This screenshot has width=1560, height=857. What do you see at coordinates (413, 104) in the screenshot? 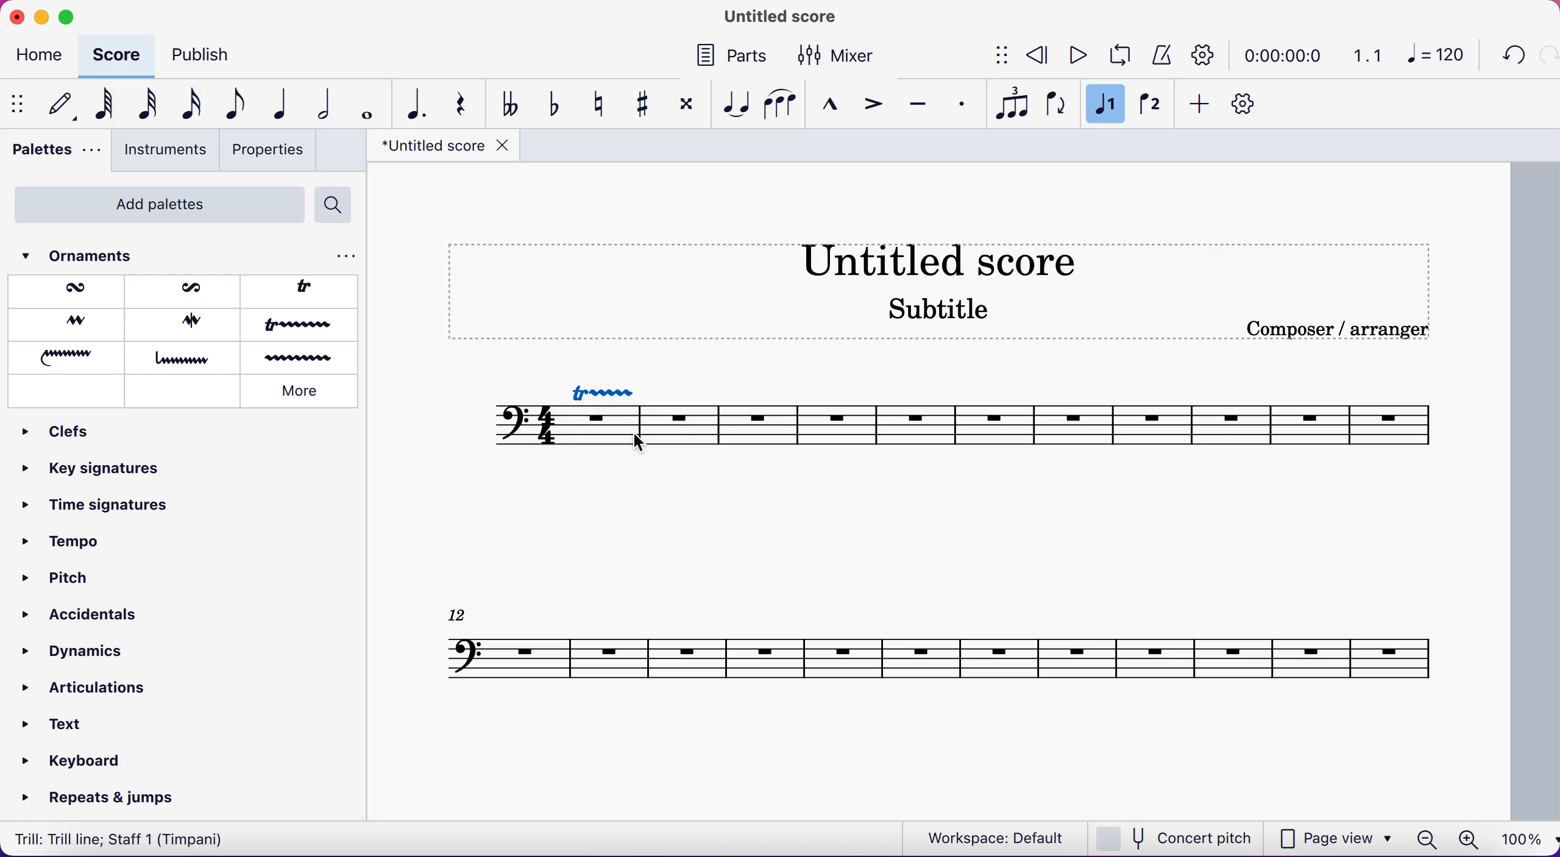
I see `augmentation dot` at bounding box center [413, 104].